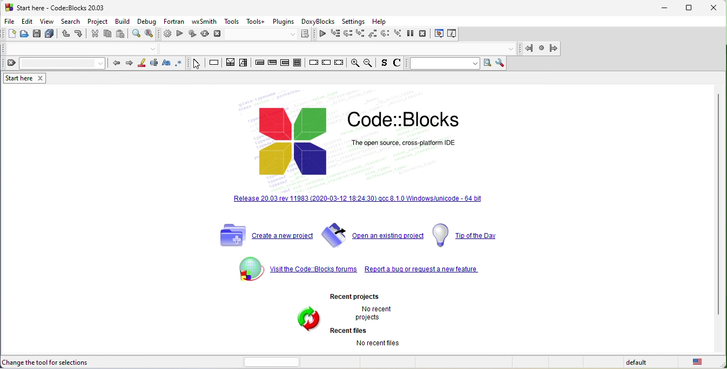 Image resolution: width=727 pixels, height=369 pixels. I want to click on zoom out, so click(369, 63).